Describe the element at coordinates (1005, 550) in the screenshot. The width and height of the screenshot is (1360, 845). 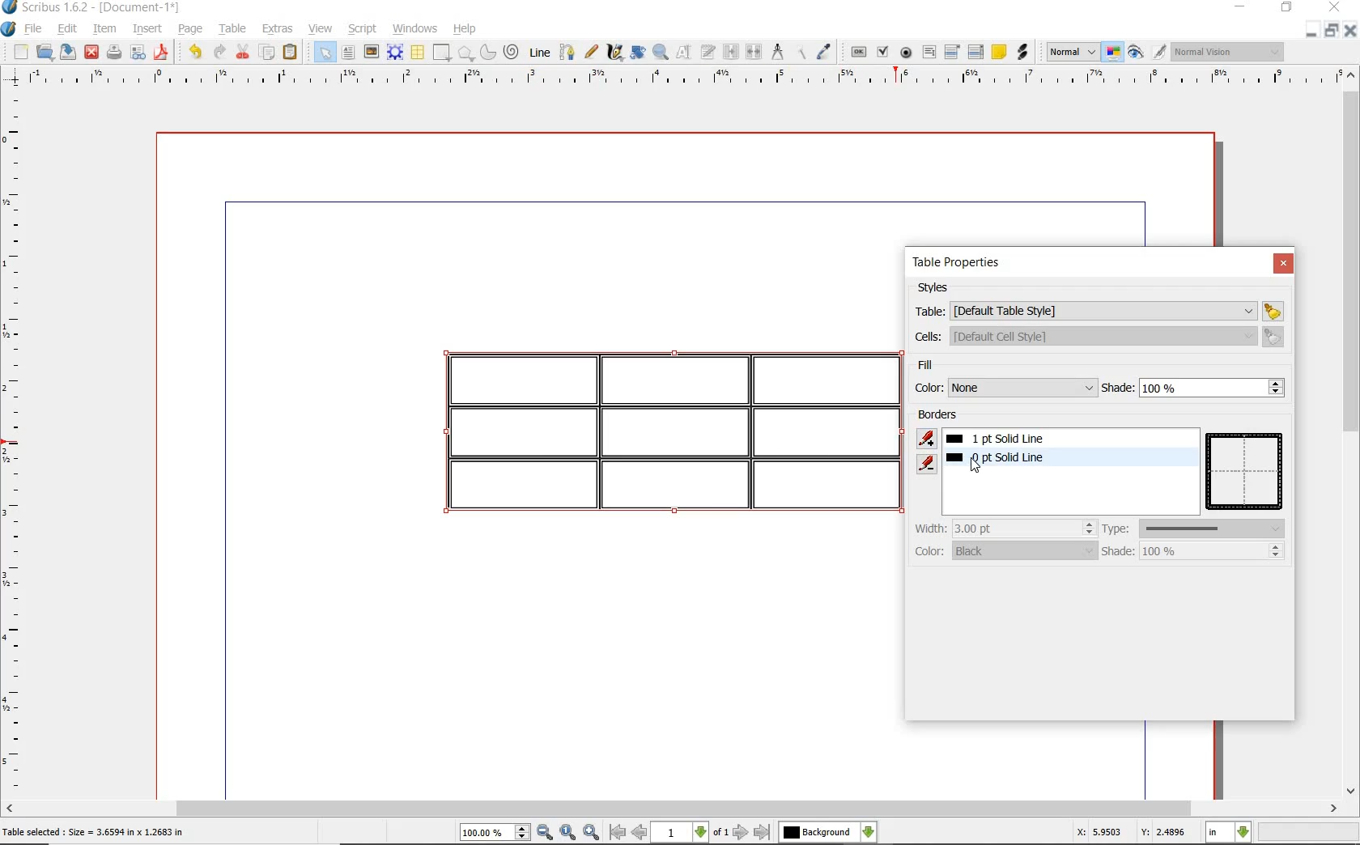
I see `color` at that location.